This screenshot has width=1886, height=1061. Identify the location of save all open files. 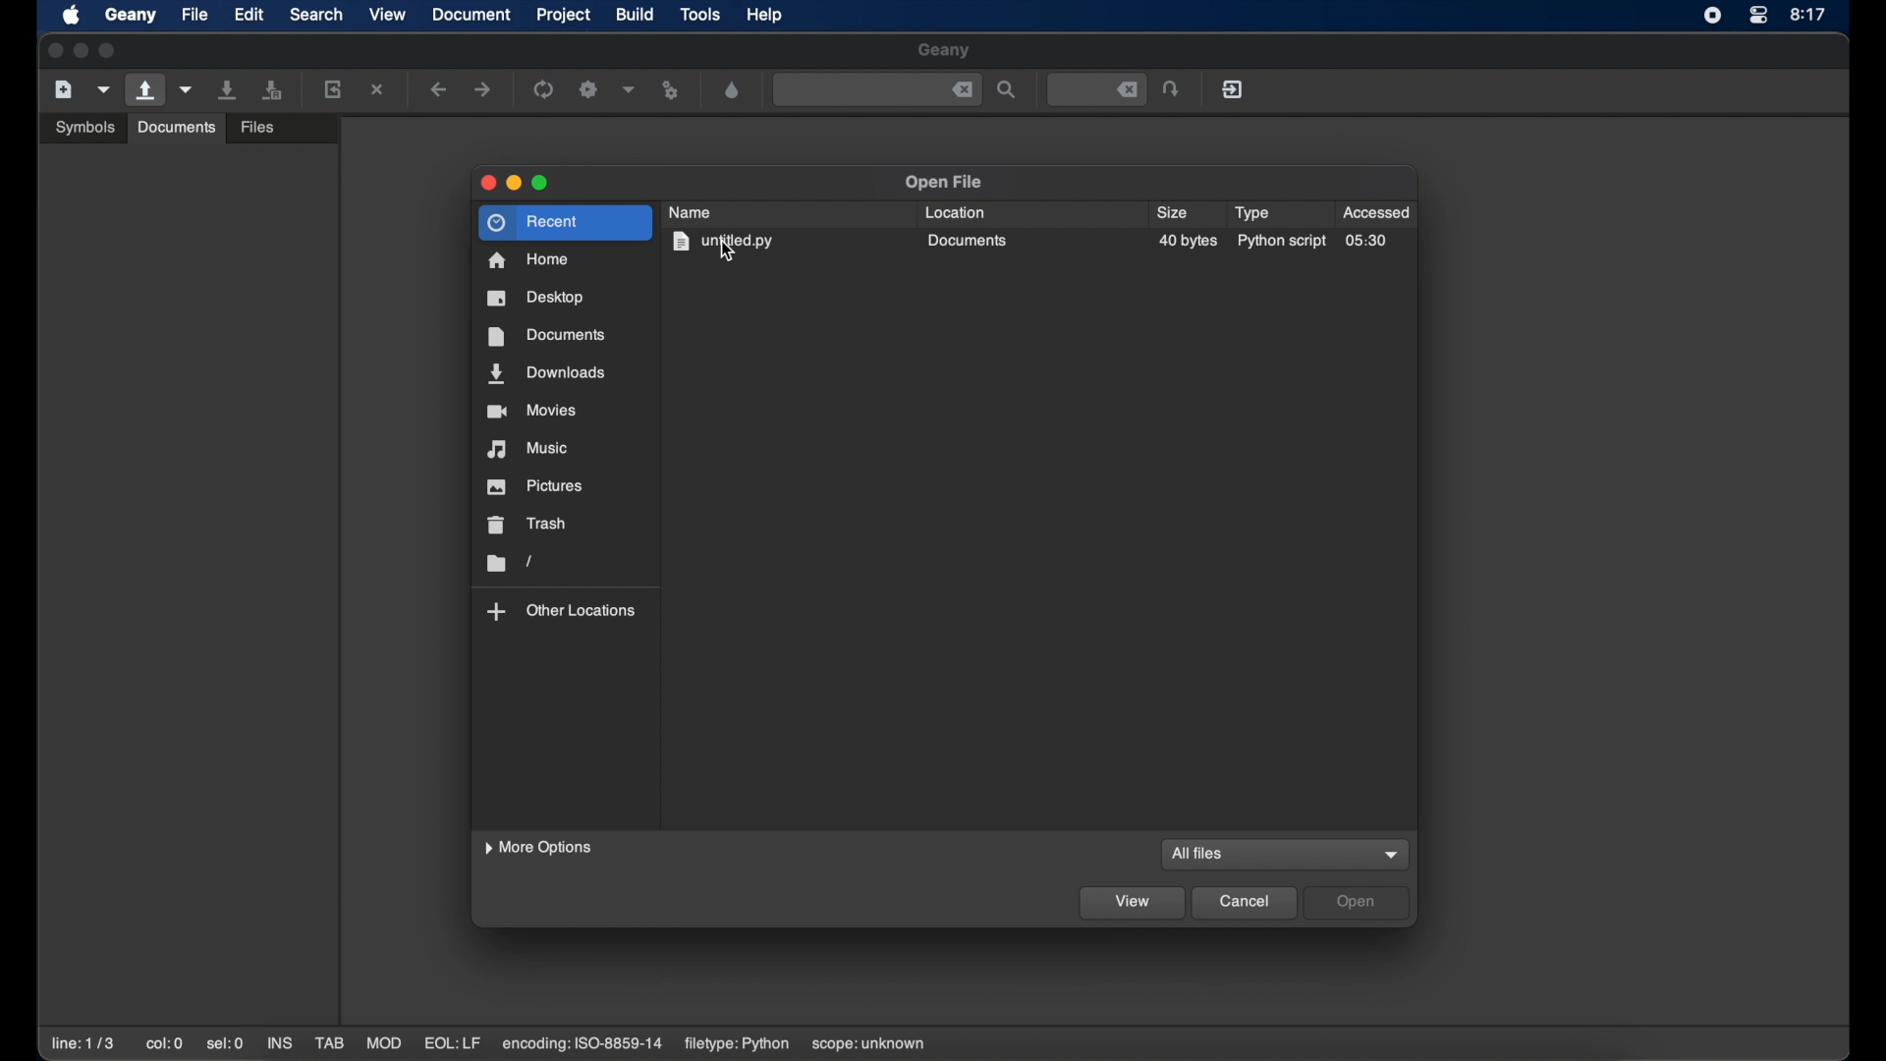
(272, 89).